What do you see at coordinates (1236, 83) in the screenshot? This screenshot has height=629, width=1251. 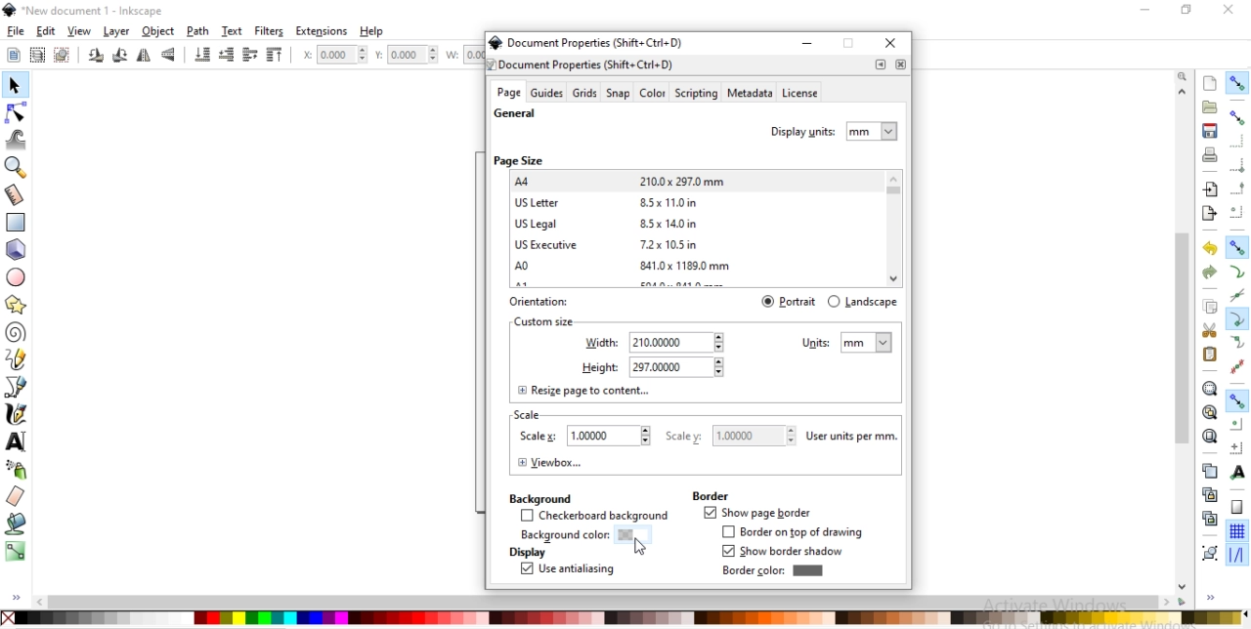 I see `enable snapping` at bounding box center [1236, 83].